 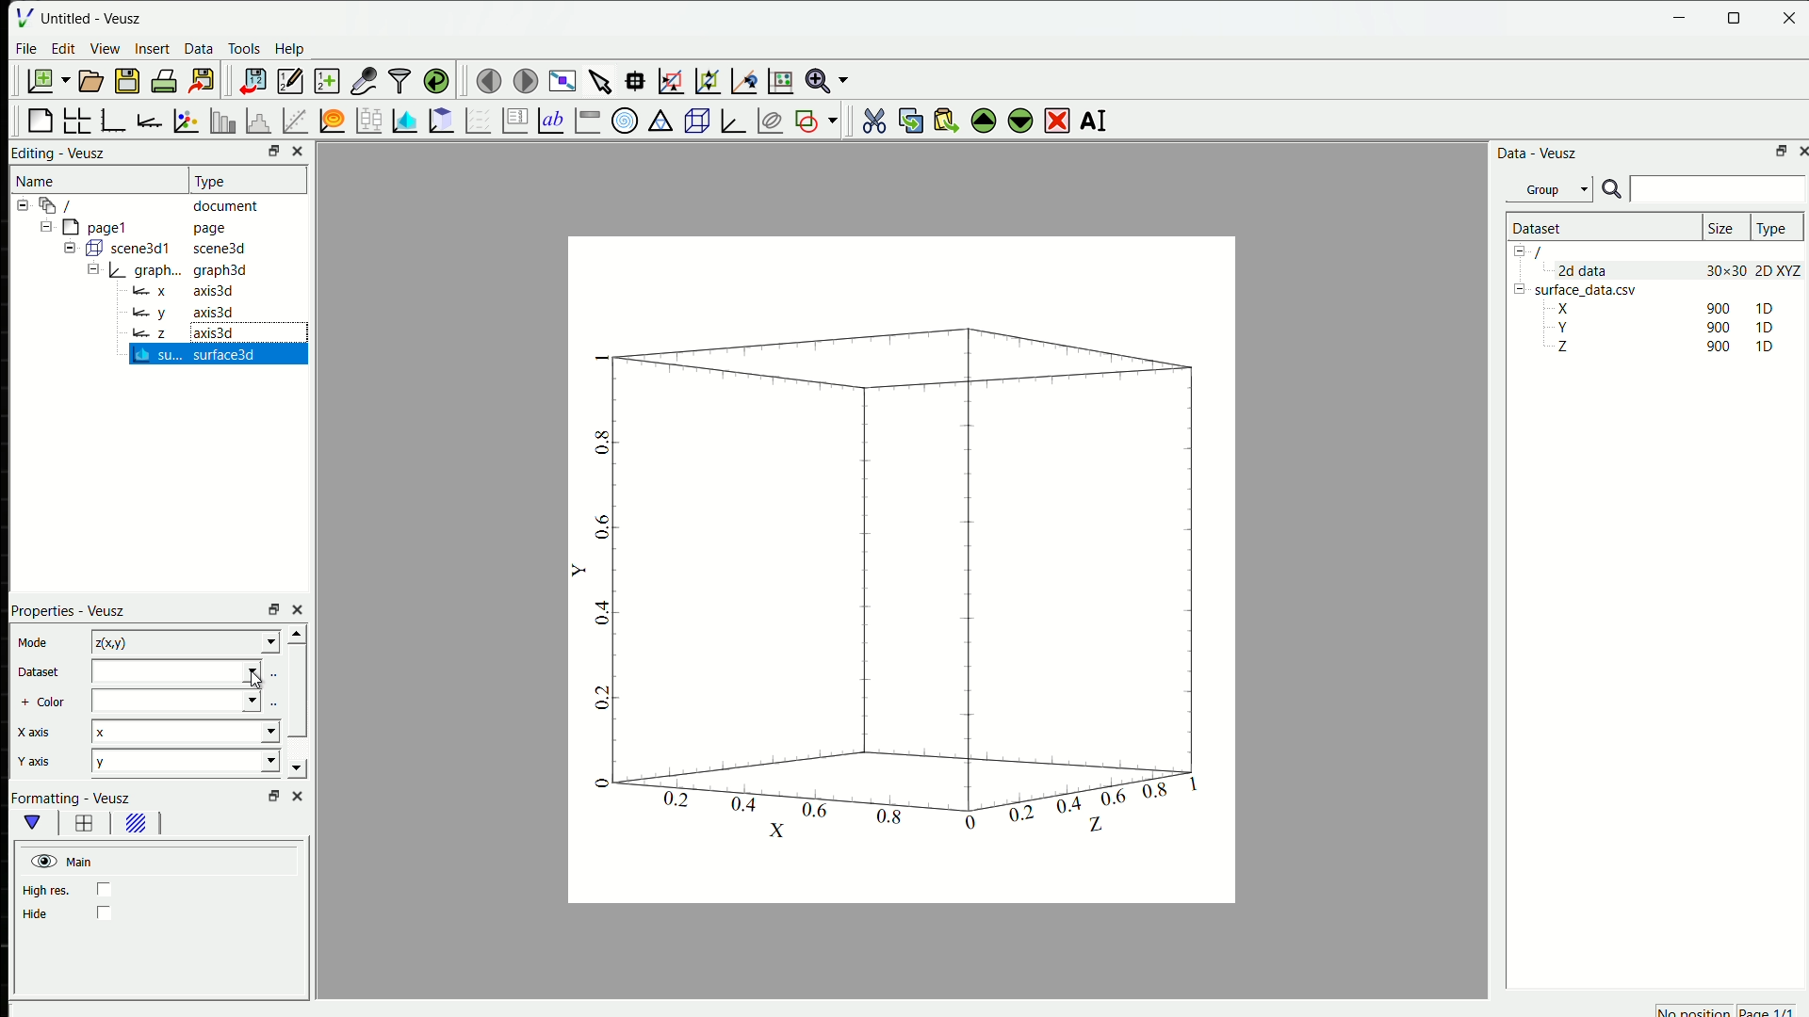 What do you see at coordinates (225, 207) in the screenshot?
I see `document` at bounding box center [225, 207].